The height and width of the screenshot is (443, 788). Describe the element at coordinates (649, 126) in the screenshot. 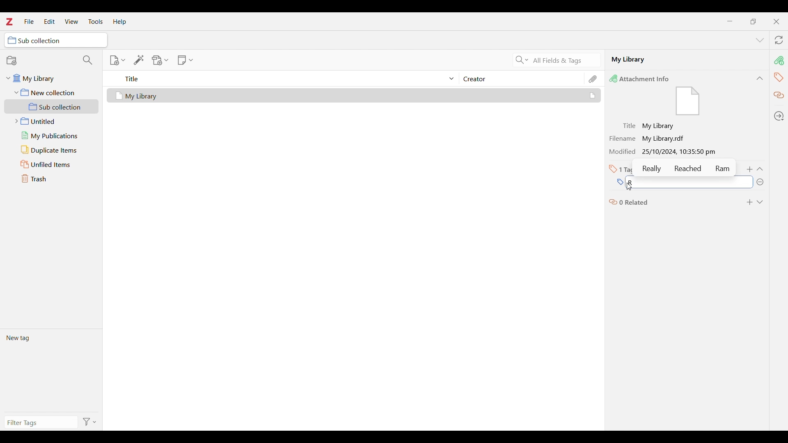

I see `Title: My Library` at that location.